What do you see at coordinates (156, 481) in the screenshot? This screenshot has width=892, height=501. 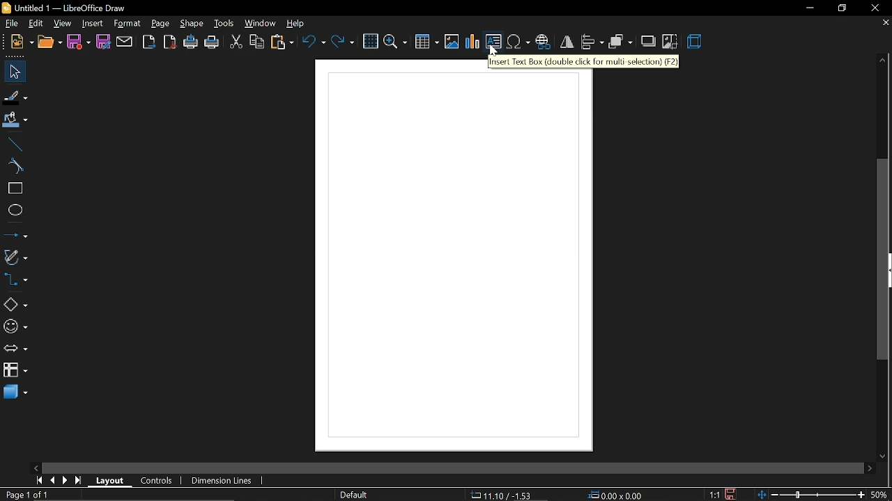 I see `controls` at bounding box center [156, 481].